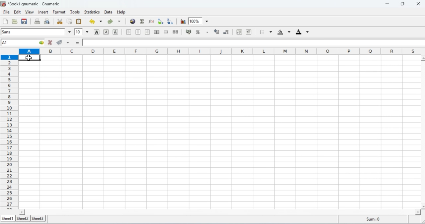 The height and width of the screenshot is (224, 425). What do you see at coordinates (47, 22) in the screenshot?
I see `Print preview` at bounding box center [47, 22].